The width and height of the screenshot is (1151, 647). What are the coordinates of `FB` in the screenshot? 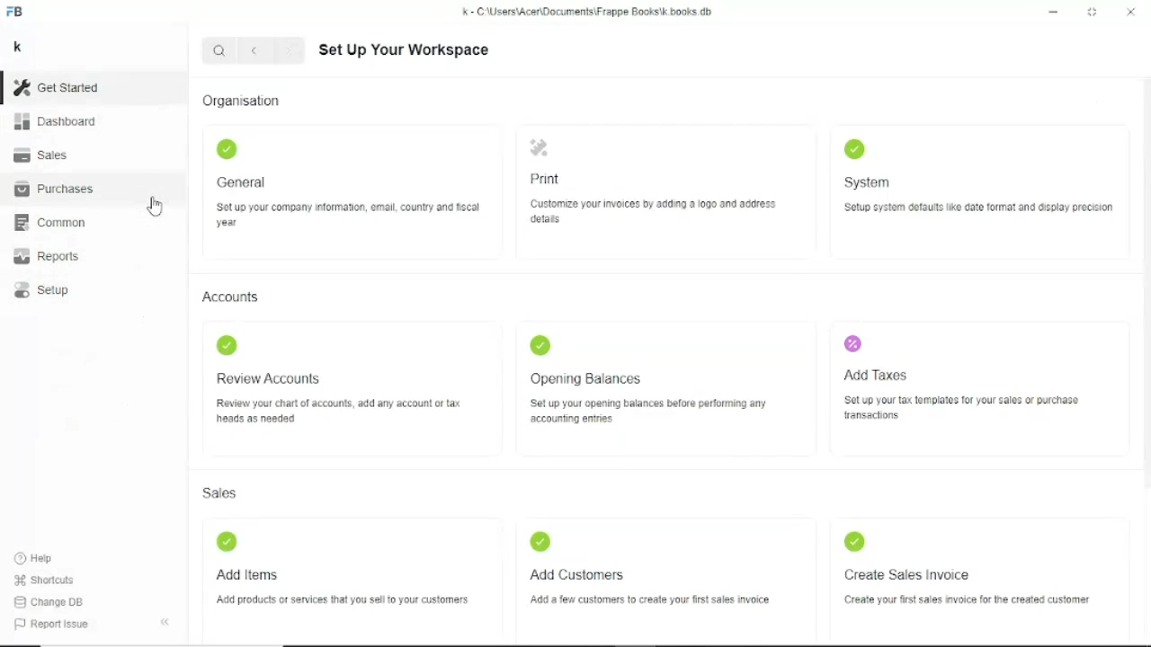 It's located at (16, 11).